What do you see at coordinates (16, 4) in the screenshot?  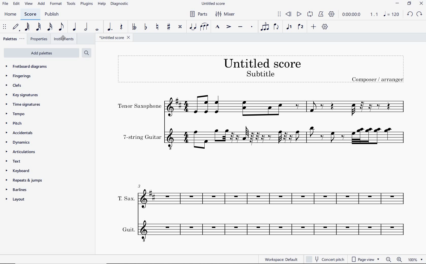 I see `EDIT` at bounding box center [16, 4].